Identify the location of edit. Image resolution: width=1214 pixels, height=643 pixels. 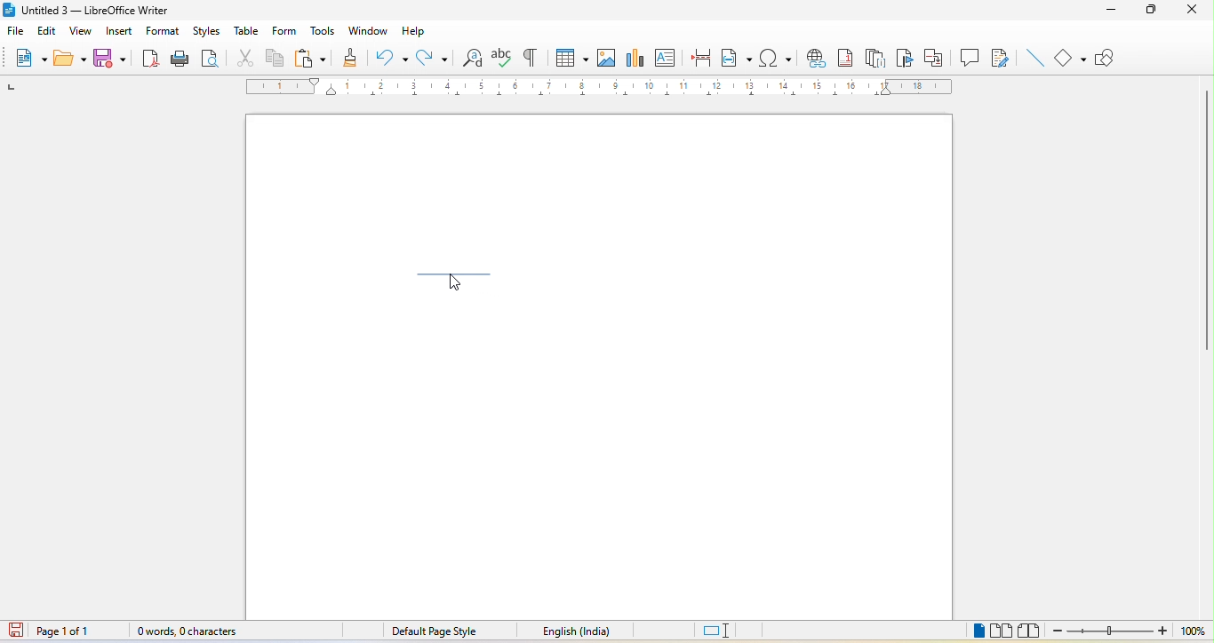
(47, 32).